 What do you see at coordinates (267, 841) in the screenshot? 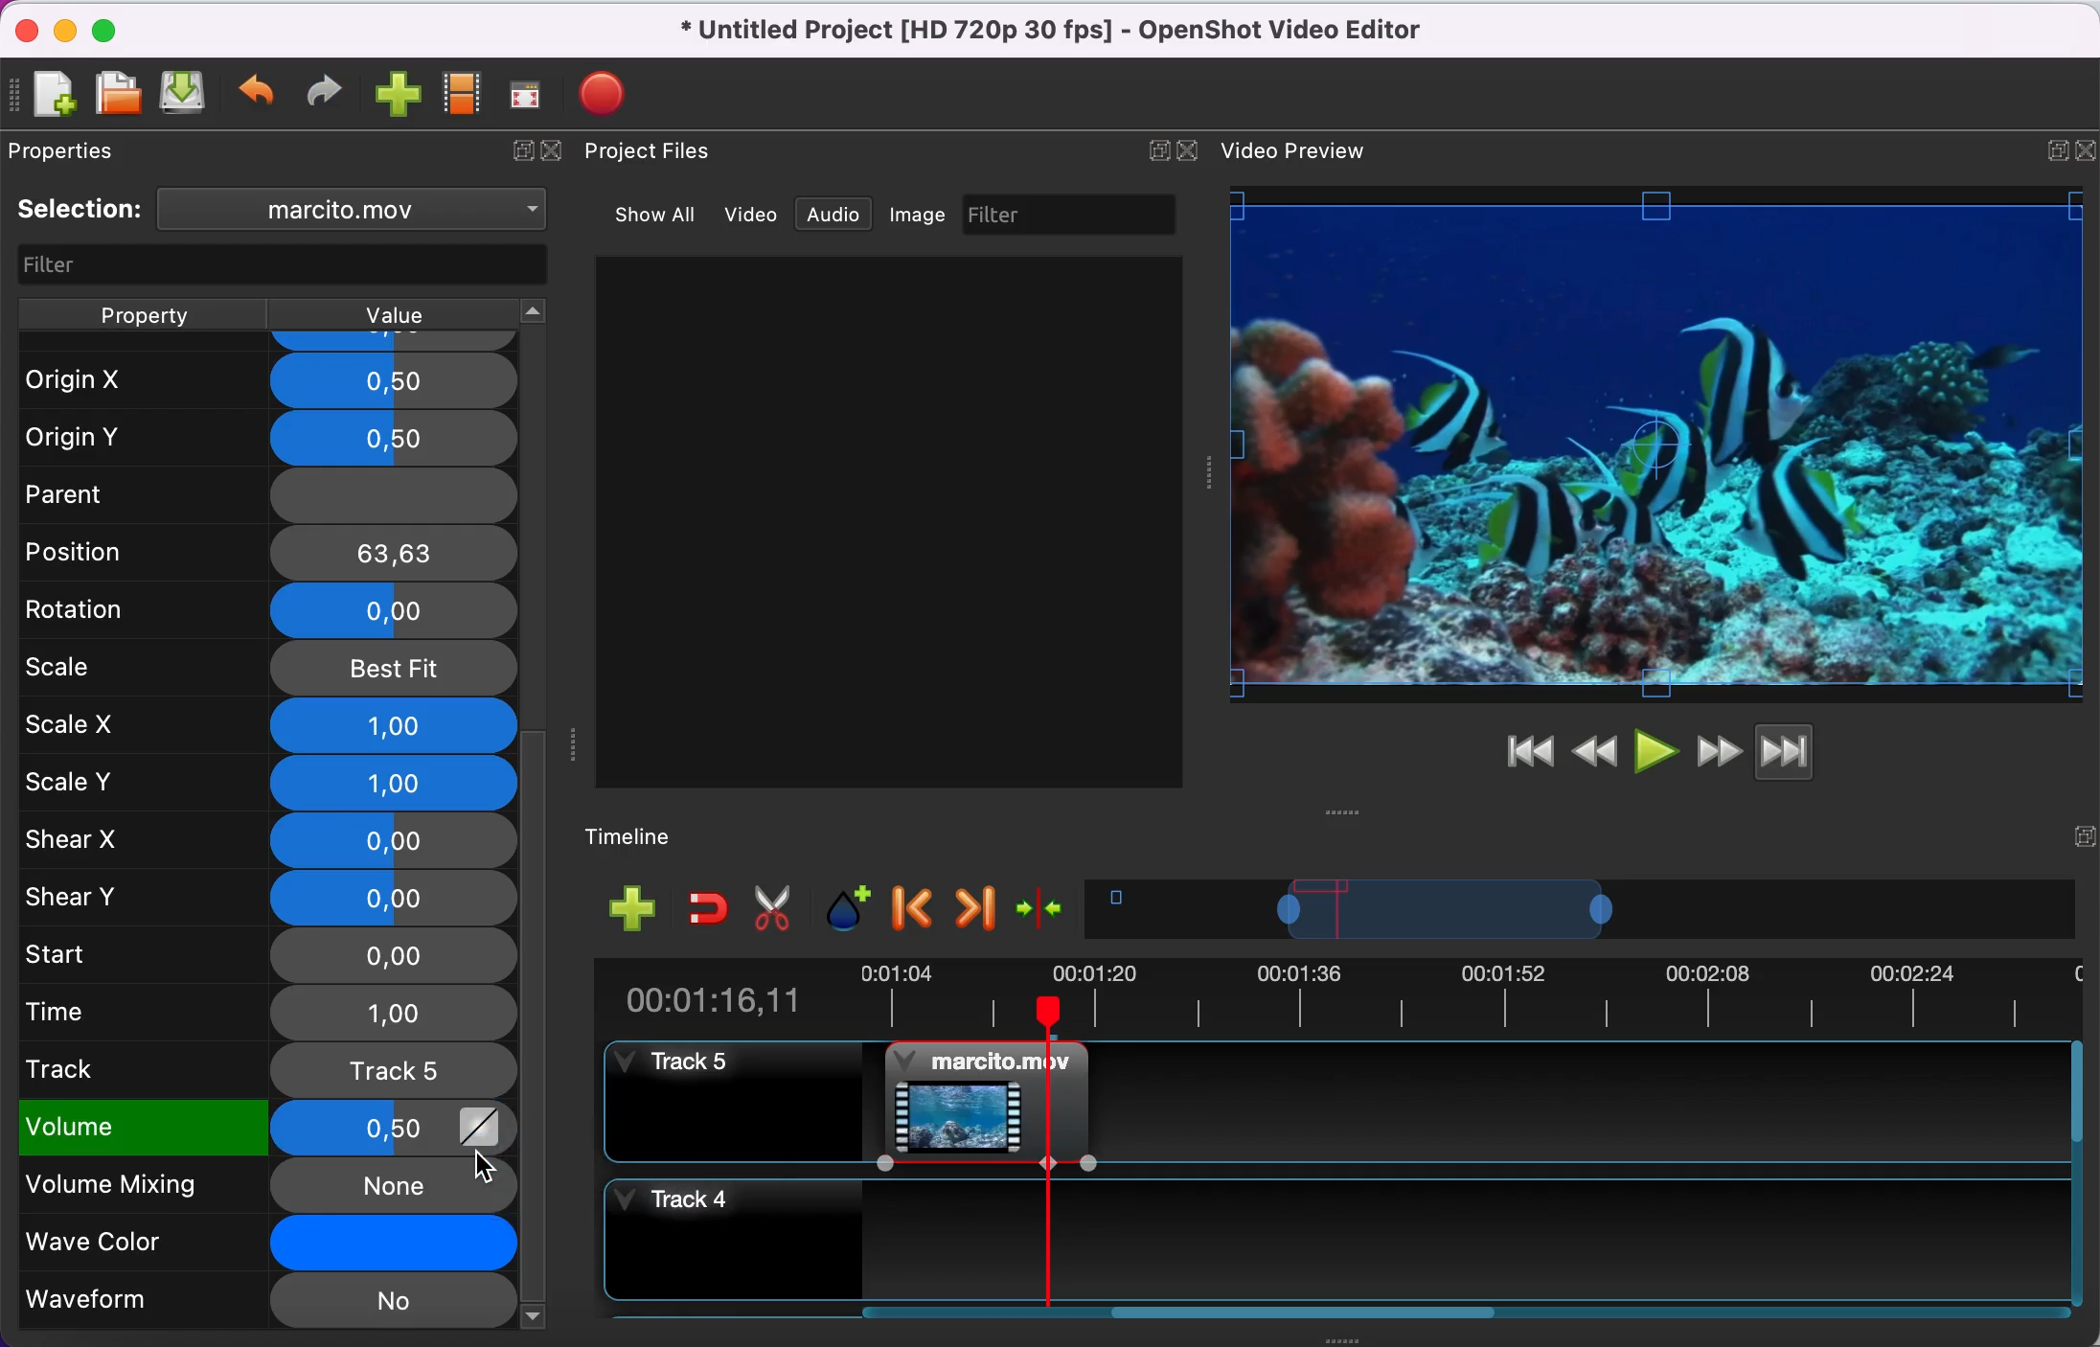
I see `shear x 0` at bounding box center [267, 841].